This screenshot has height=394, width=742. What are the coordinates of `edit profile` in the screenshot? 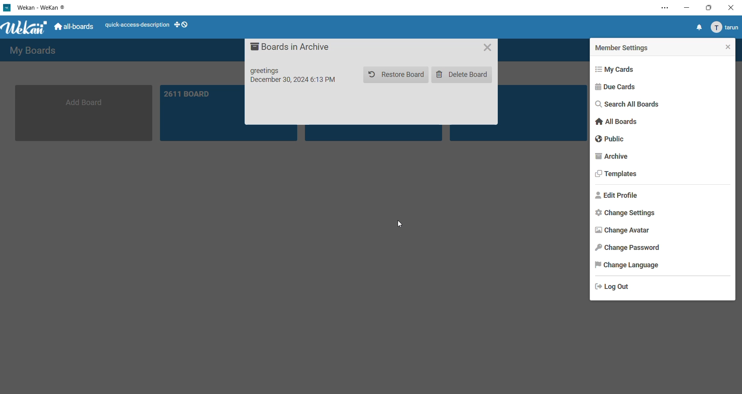 It's located at (617, 197).